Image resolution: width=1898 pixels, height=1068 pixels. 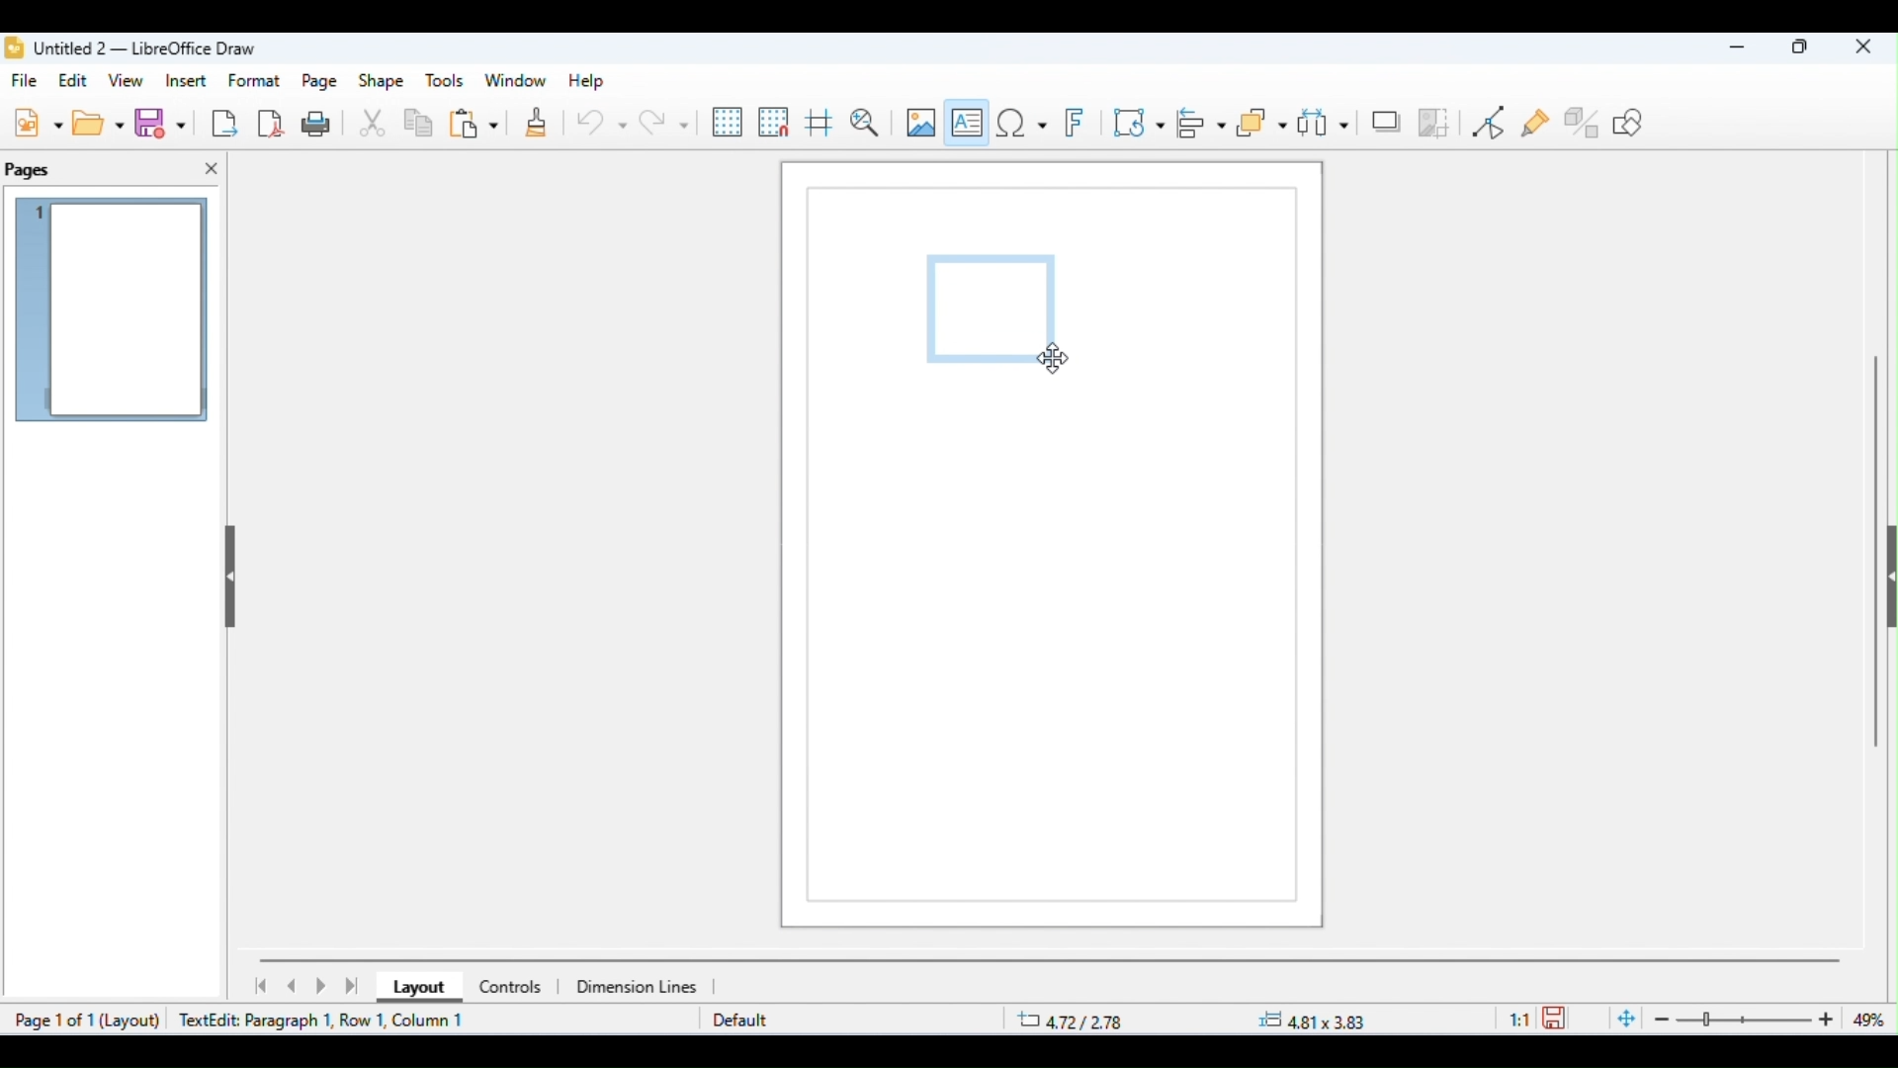 I want to click on insert, so click(x=186, y=80).